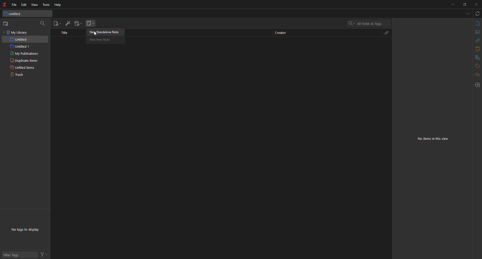 This screenshot has width=482, height=259. Describe the element at coordinates (14, 5) in the screenshot. I see `file` at that location.